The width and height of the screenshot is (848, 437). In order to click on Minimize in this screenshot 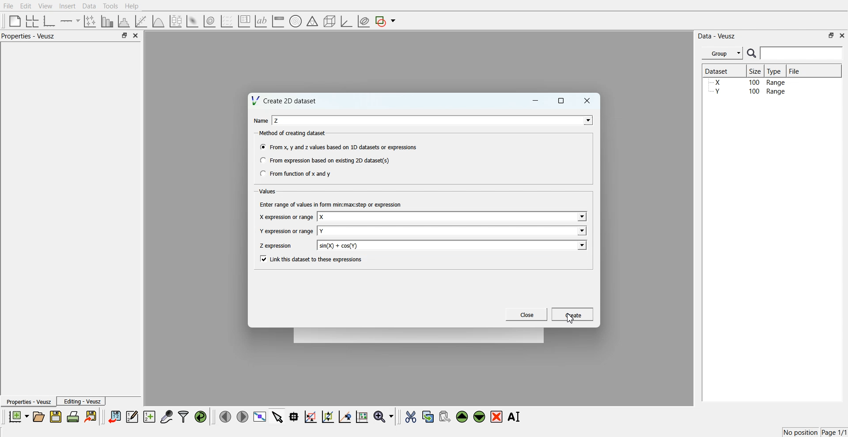, I will do `click(535, 101)`.